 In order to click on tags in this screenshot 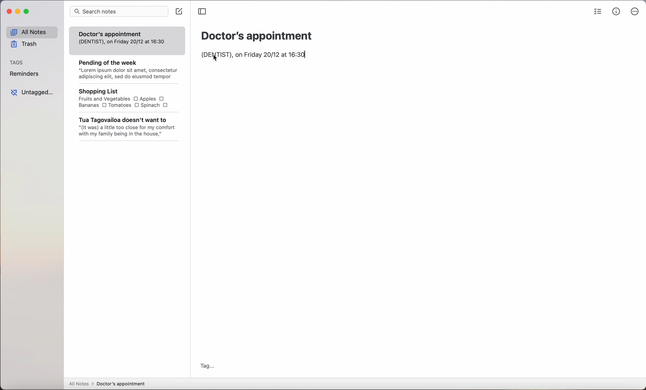, I will do `click(16, 63)`.